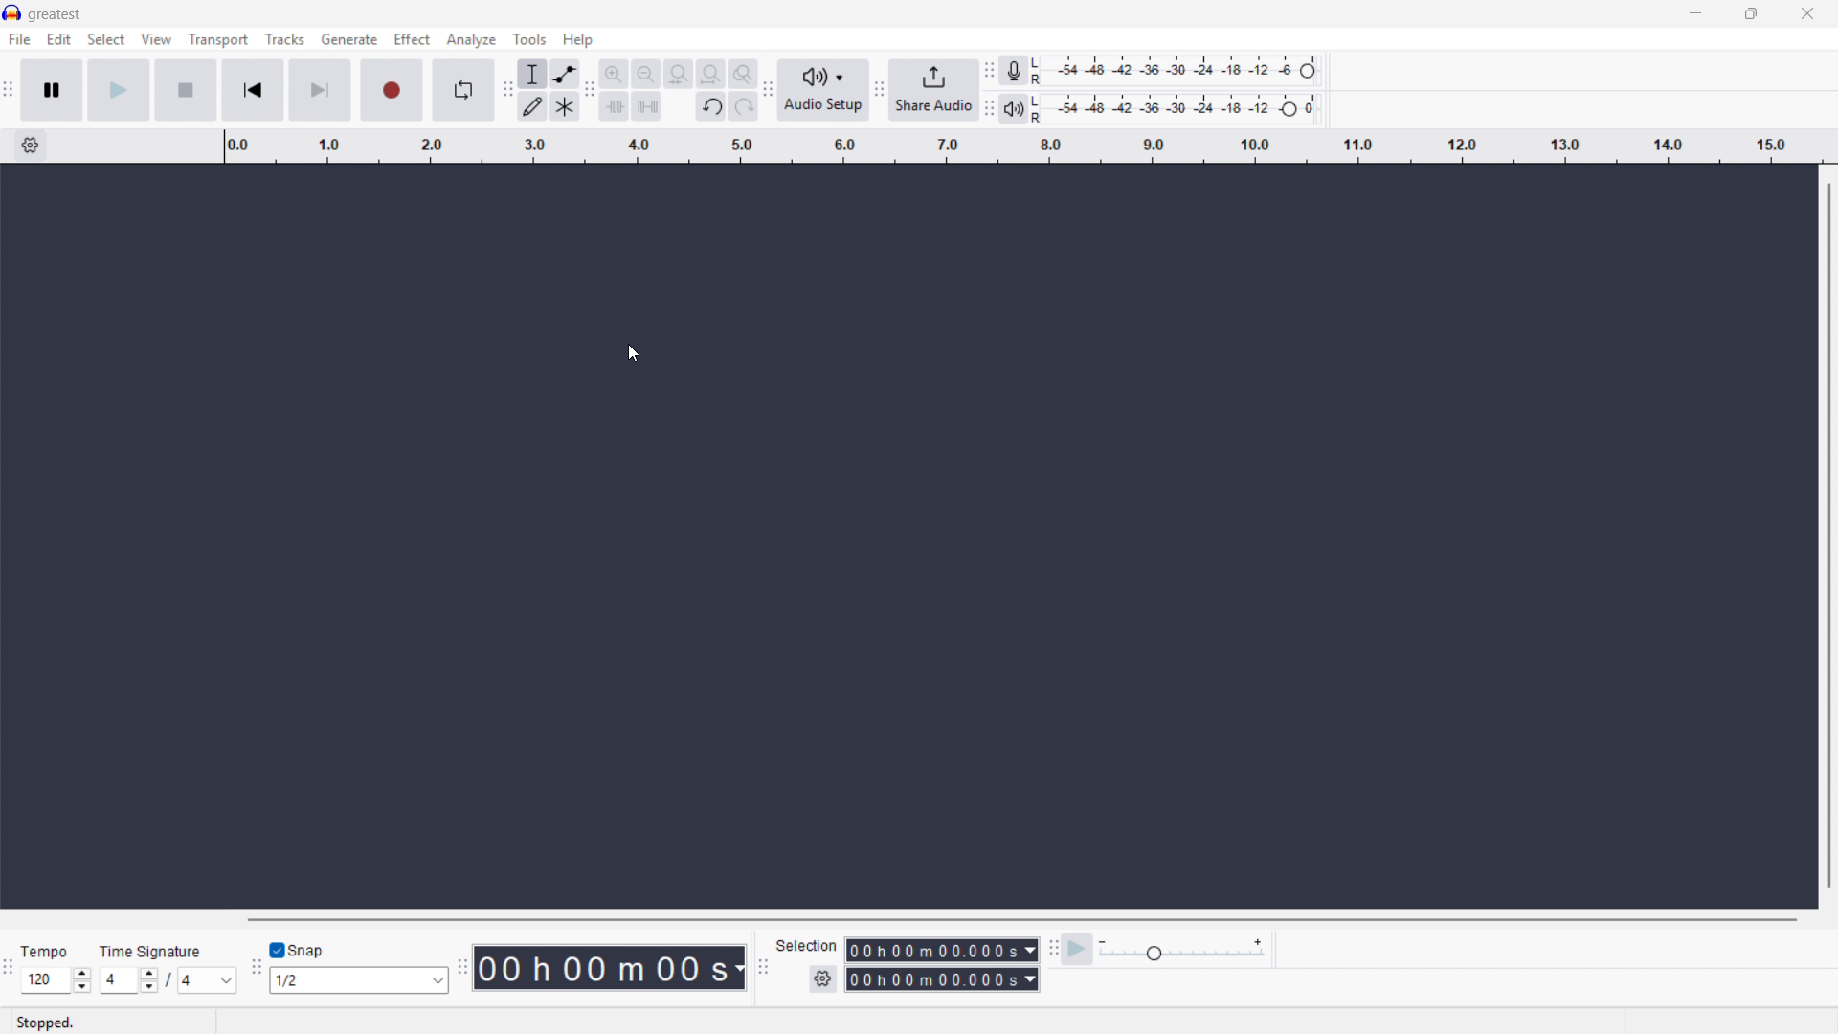 The image size is (1838, 1034). What do you see at coordinates (1183, 950) in the screenshot?
I see `Playback speed ` at bounding box center [1183, 950].